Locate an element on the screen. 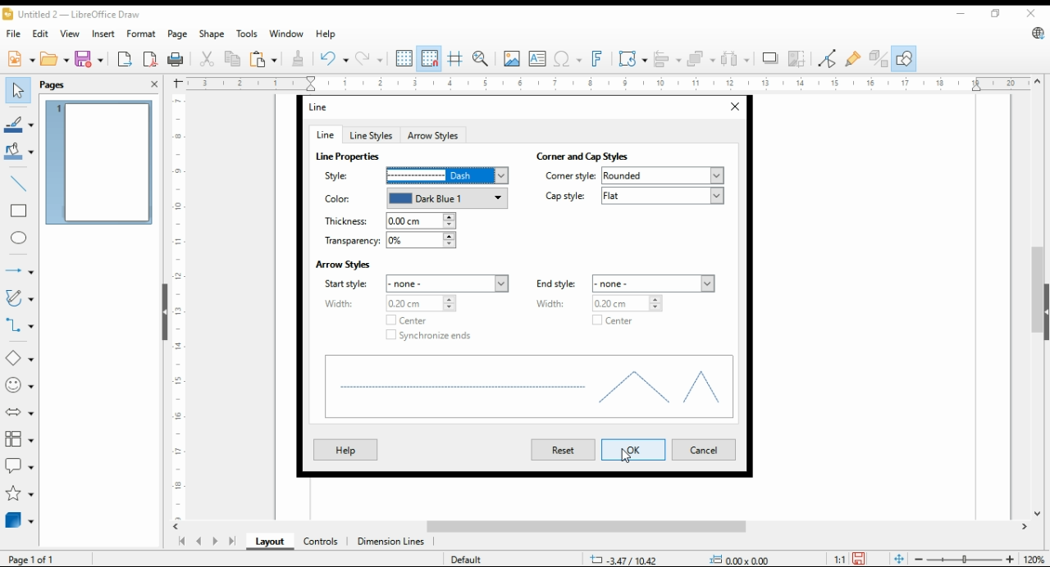  arrow styles is located at coordinates (434, 134).